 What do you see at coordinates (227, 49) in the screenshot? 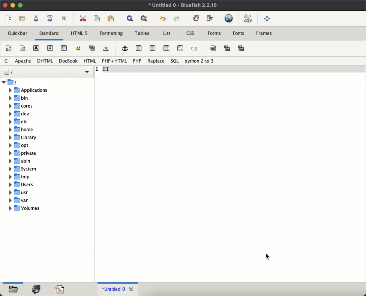
I see `insert thumbnail` at bounding box center [227, 49].